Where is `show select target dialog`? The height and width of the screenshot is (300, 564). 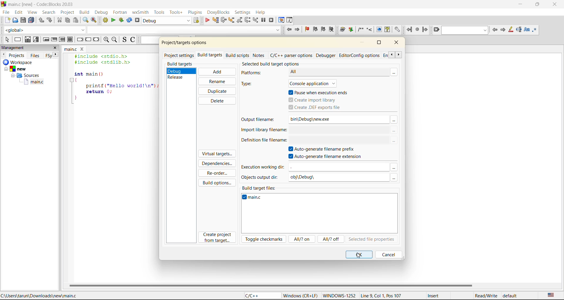
show select target dialog is located at coordinates (197, 21).